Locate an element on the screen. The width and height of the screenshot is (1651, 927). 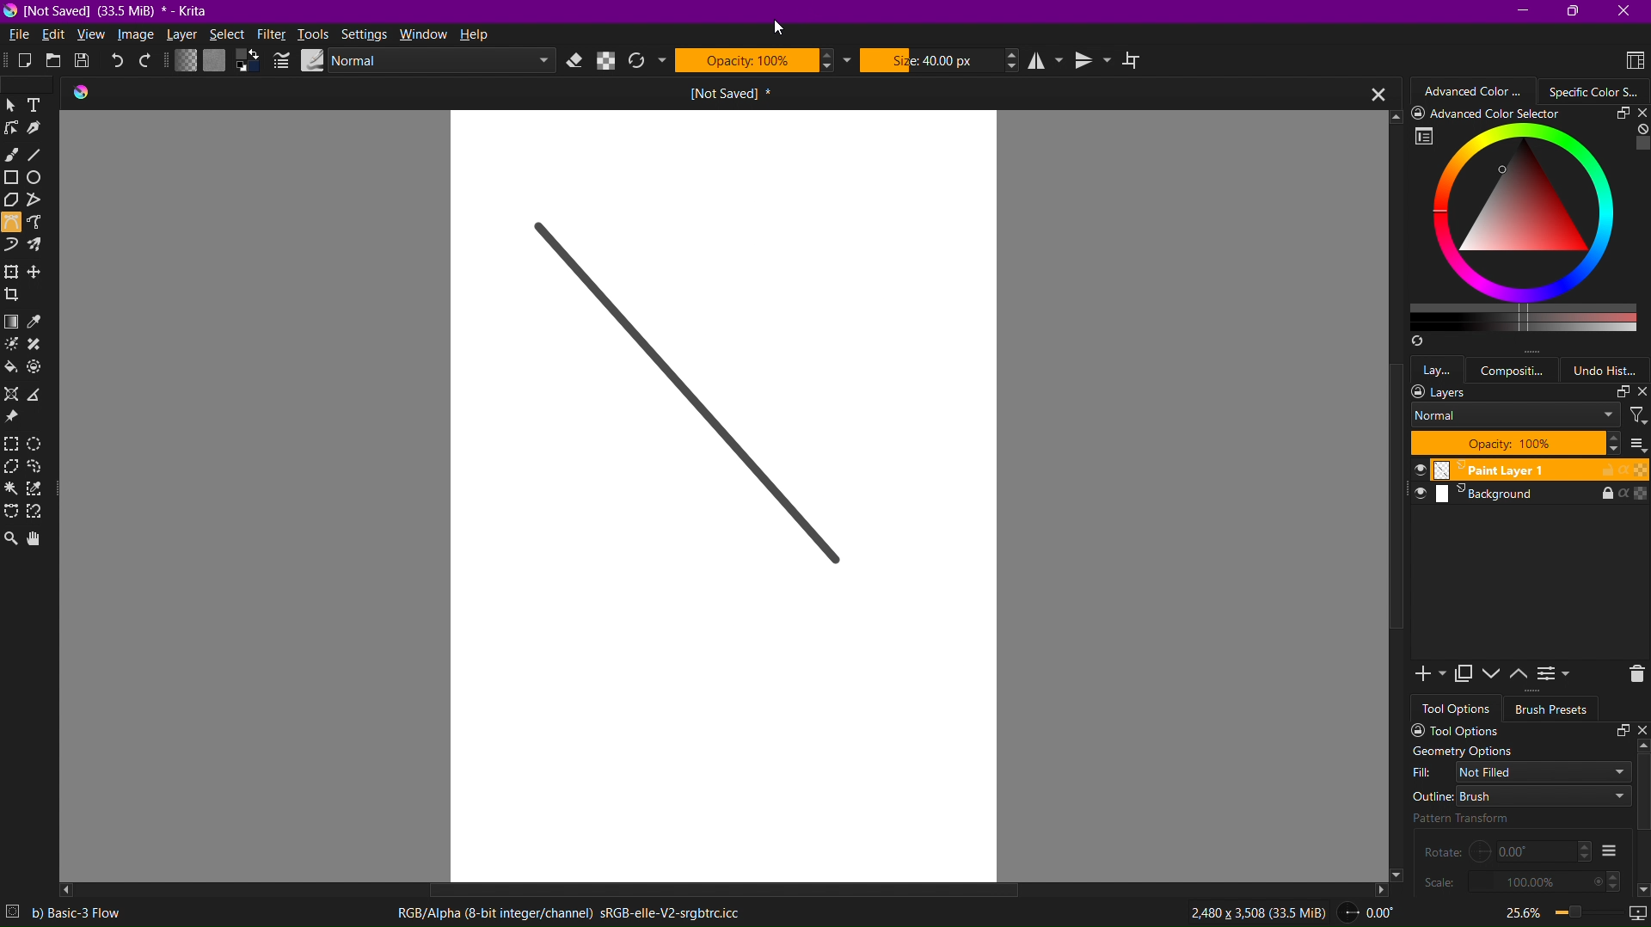
Minimize is located at coordinates (1521, 10).